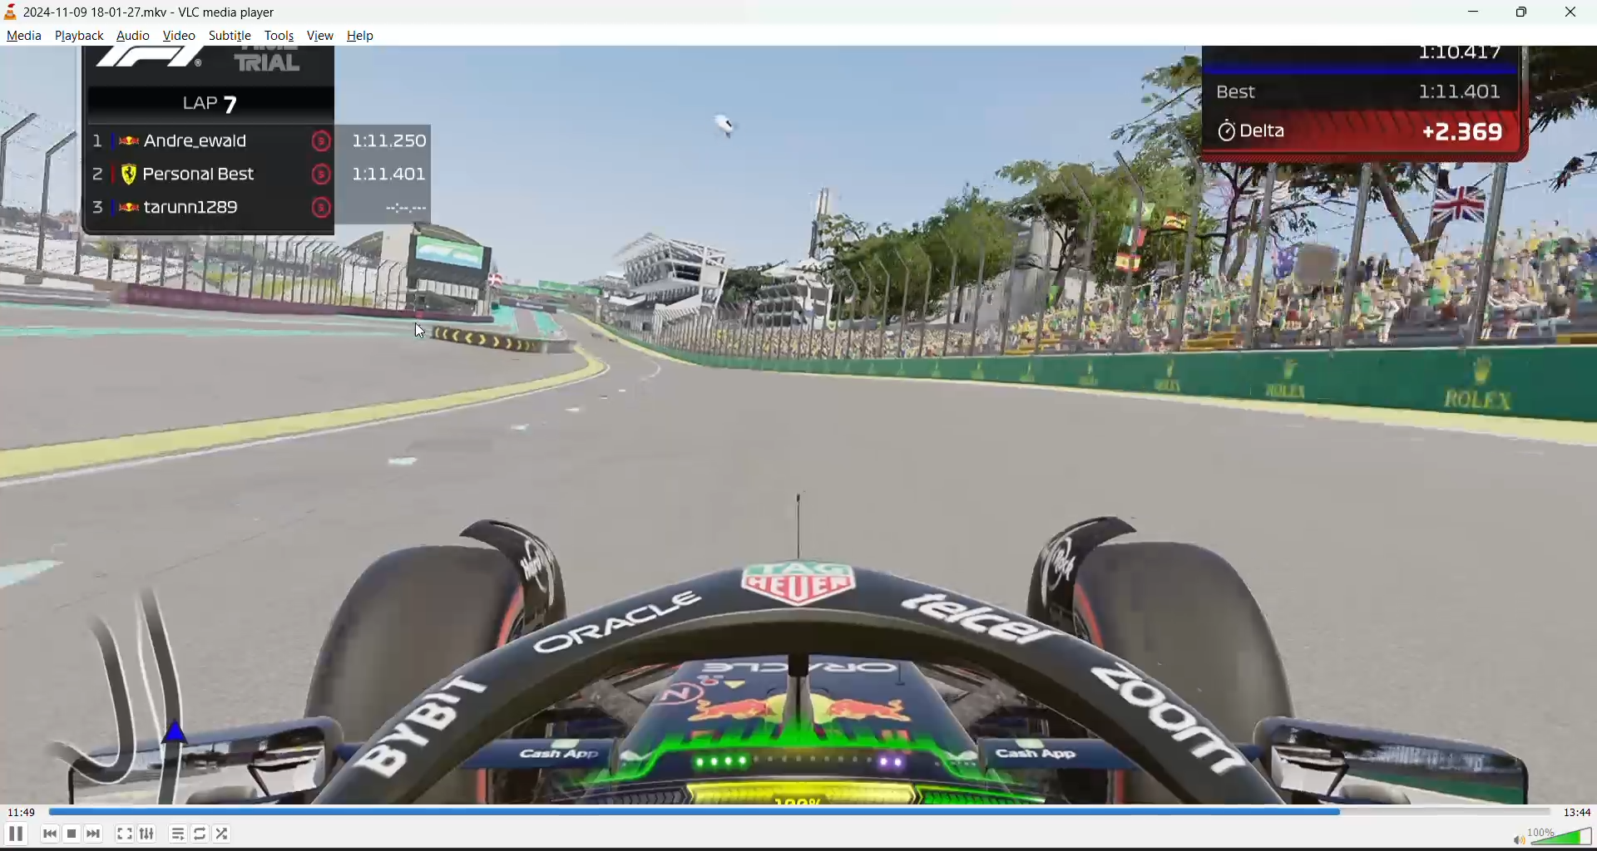  Describe the element at coordinates (52, 834) in the screenshot. I see `previous` at that location.